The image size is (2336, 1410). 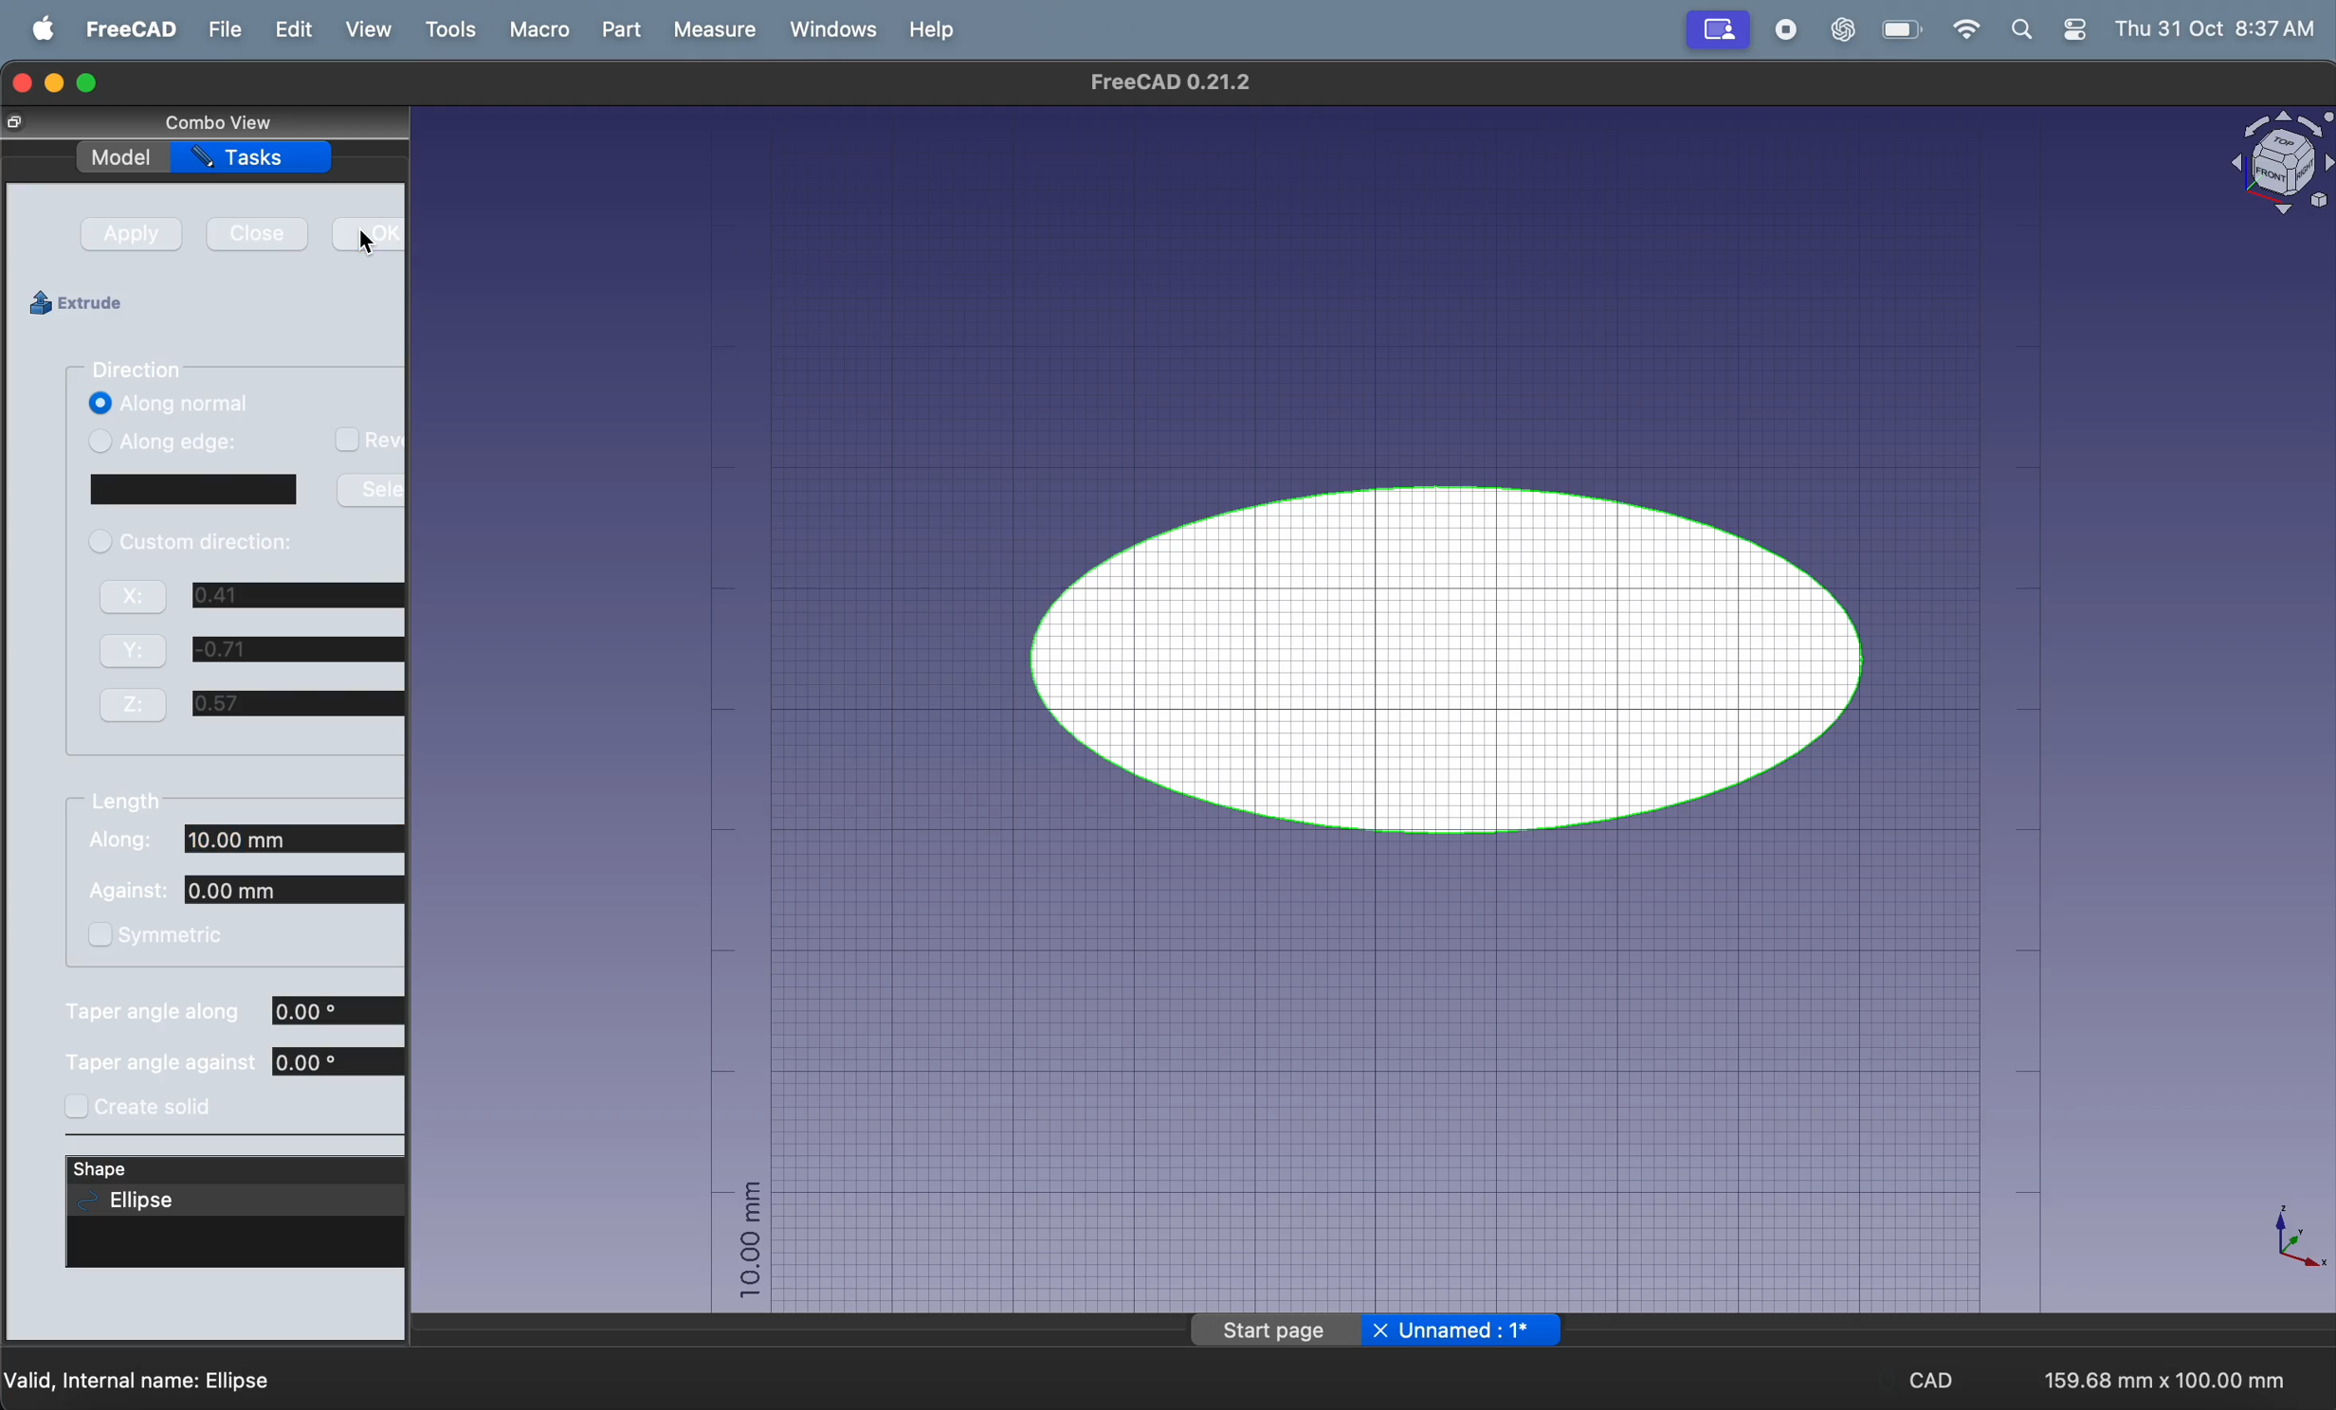 I want to click on cad, so click(x=1933, y=1377).